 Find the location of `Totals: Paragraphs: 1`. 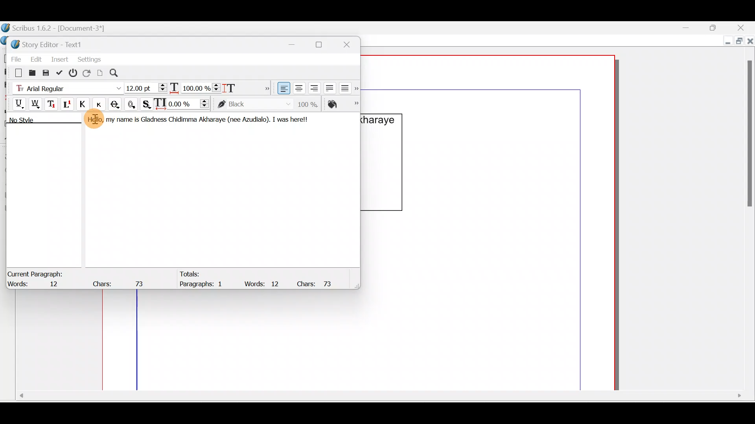

Totals: Paragraphs: 1 is located at coordinates (202, 279).